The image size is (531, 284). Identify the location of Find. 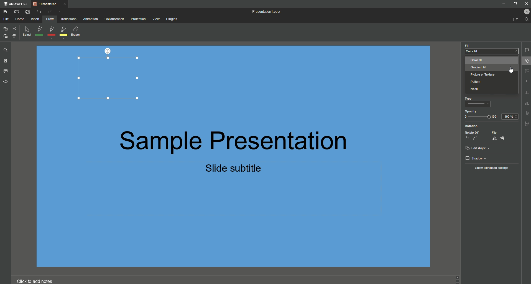
(527, 20).